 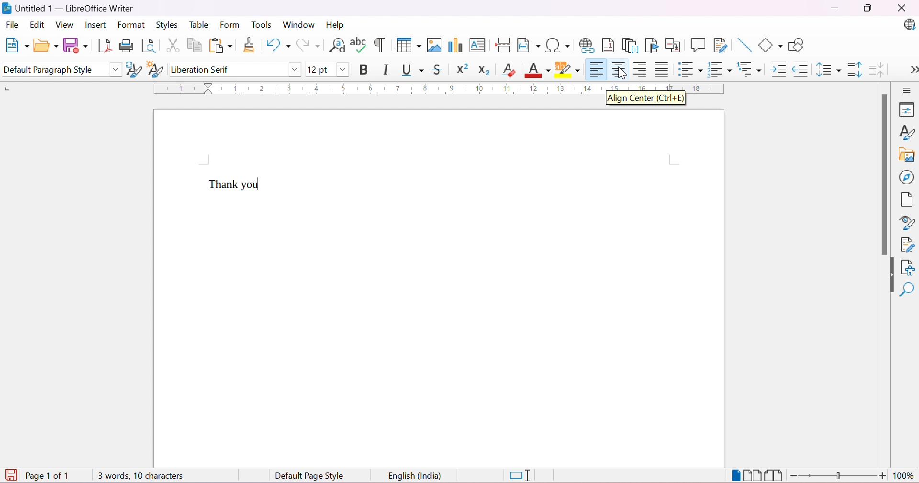 What do you see at coordinates (50, 476) in the screenshot?
I see `Page 1 of 1` at bounding box center [50, 476].